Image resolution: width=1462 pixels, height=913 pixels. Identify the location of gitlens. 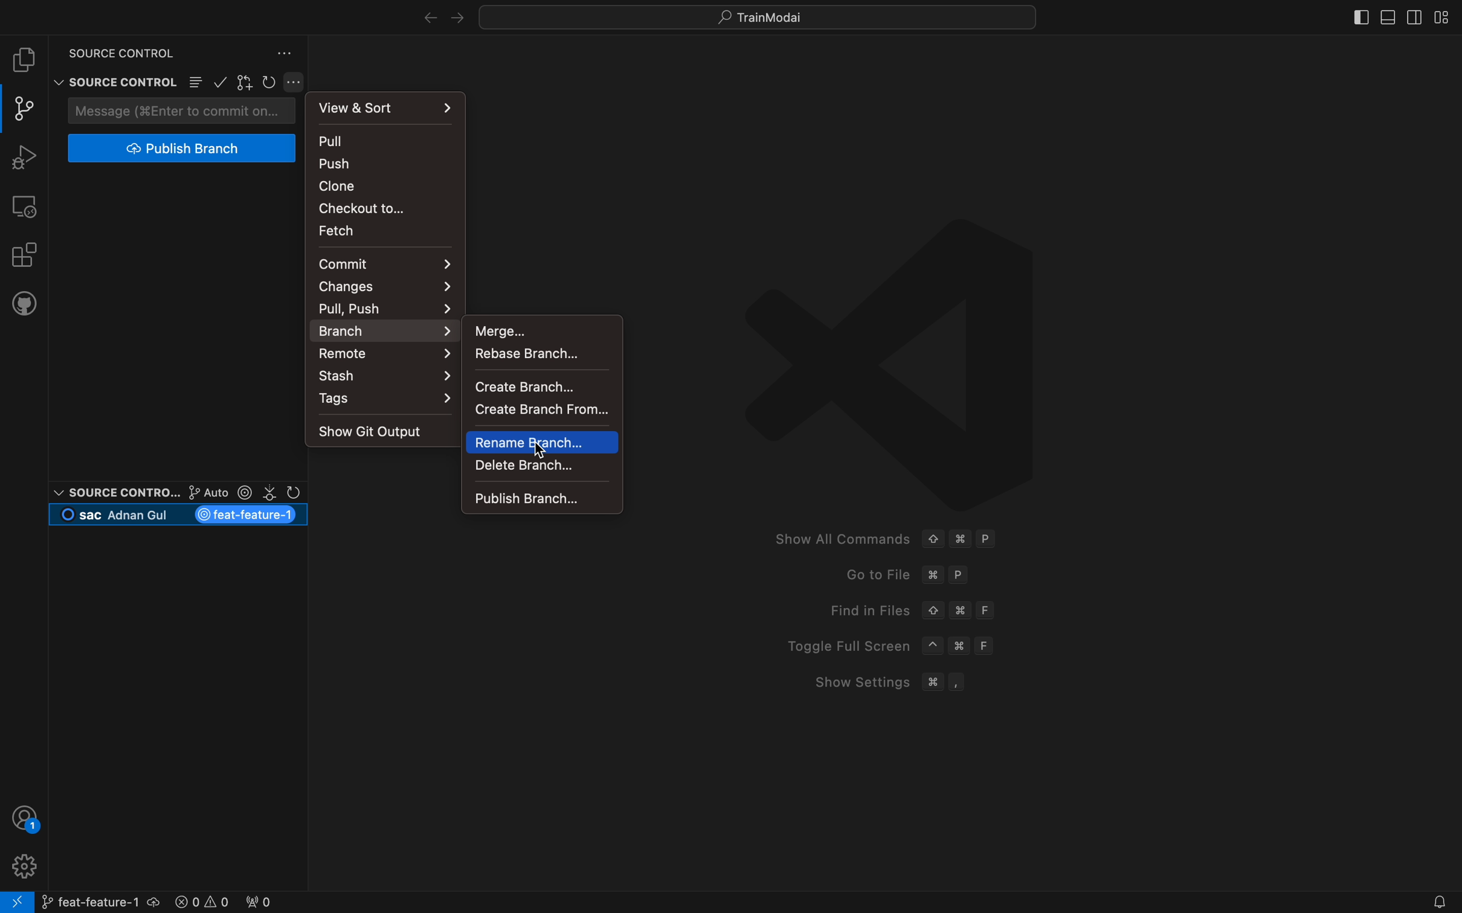
(246, 83).